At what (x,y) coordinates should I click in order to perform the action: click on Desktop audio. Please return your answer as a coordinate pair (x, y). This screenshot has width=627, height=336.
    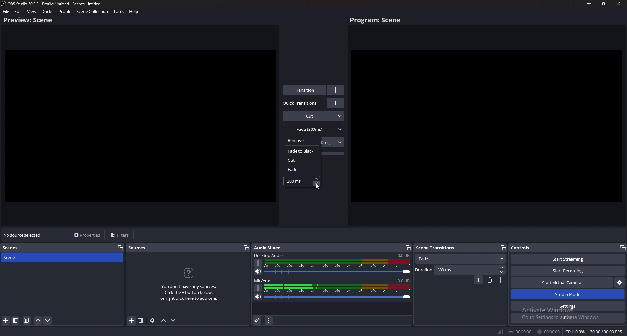
    Looking at the image, I should click on (403, 255).